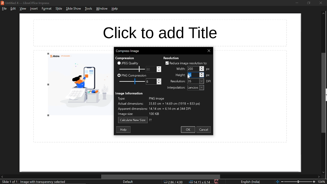 The height and width of the screenshot is (184, 327). Describe the element at coordinates (180, 68) in the screenshot. I see `width` at that location.